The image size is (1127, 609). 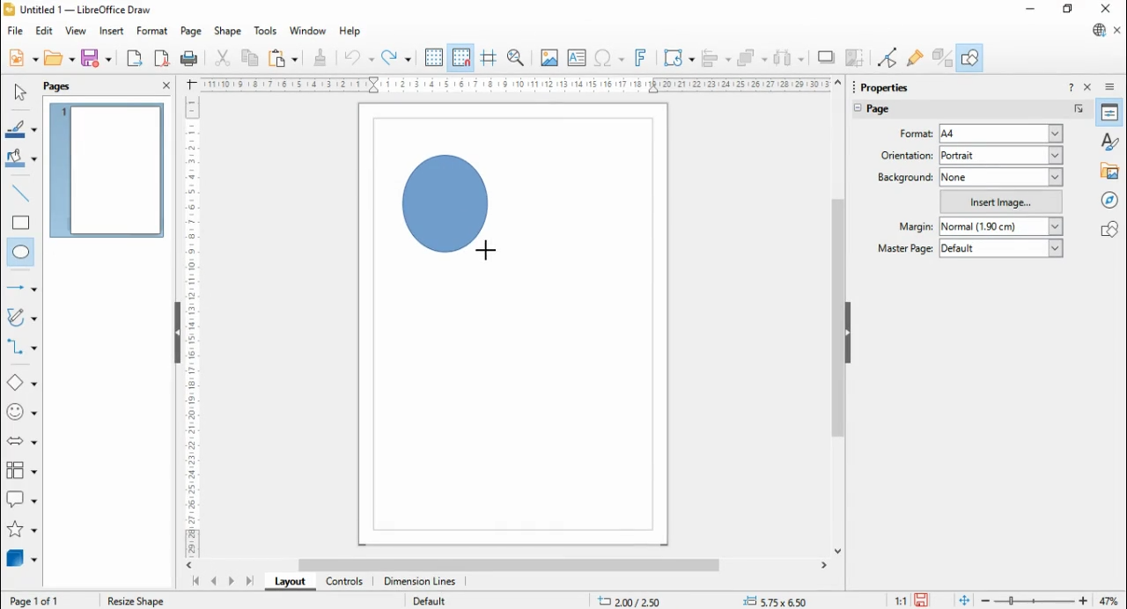 I want to click on align  objects, so click(x=716, y=58).